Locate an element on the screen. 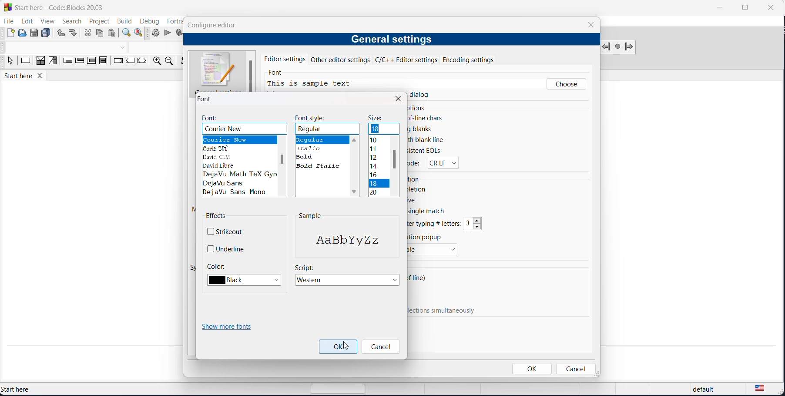  project is located at coordinates (97, 21).